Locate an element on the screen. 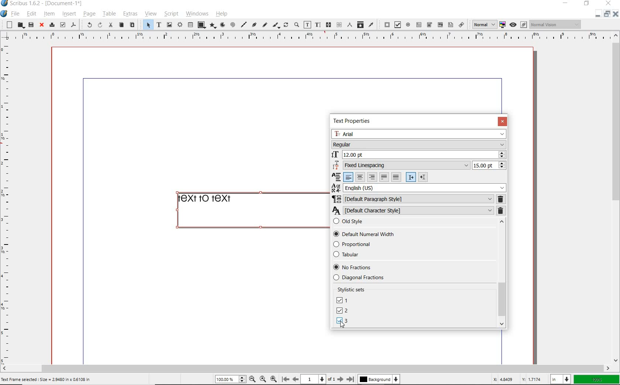 The height and width of the screenshot is (385, 620). TEXT PROPERTIES is located at coordinates (355, 121).